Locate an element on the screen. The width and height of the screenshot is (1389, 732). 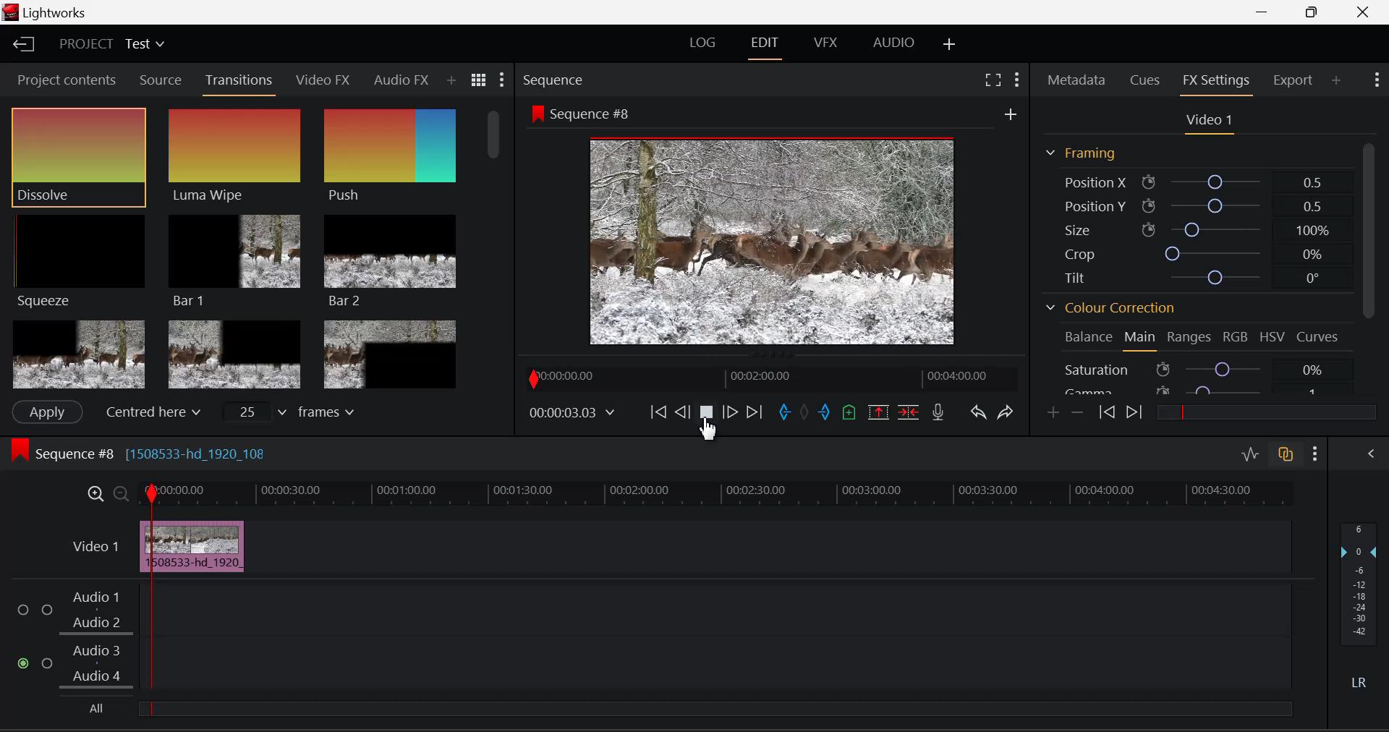
Framing Section is located at coordinates (1089, 153).